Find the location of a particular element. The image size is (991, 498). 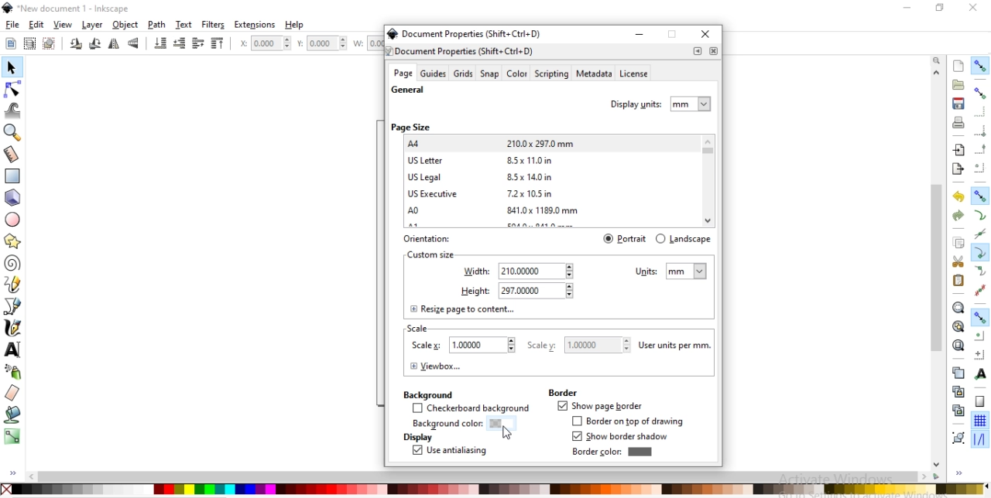

snap other points is located at coordinates (980, 317).